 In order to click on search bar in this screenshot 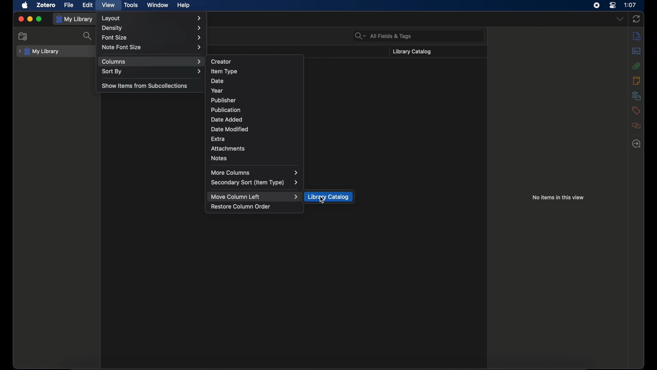, I will do `click(383, 36)`.